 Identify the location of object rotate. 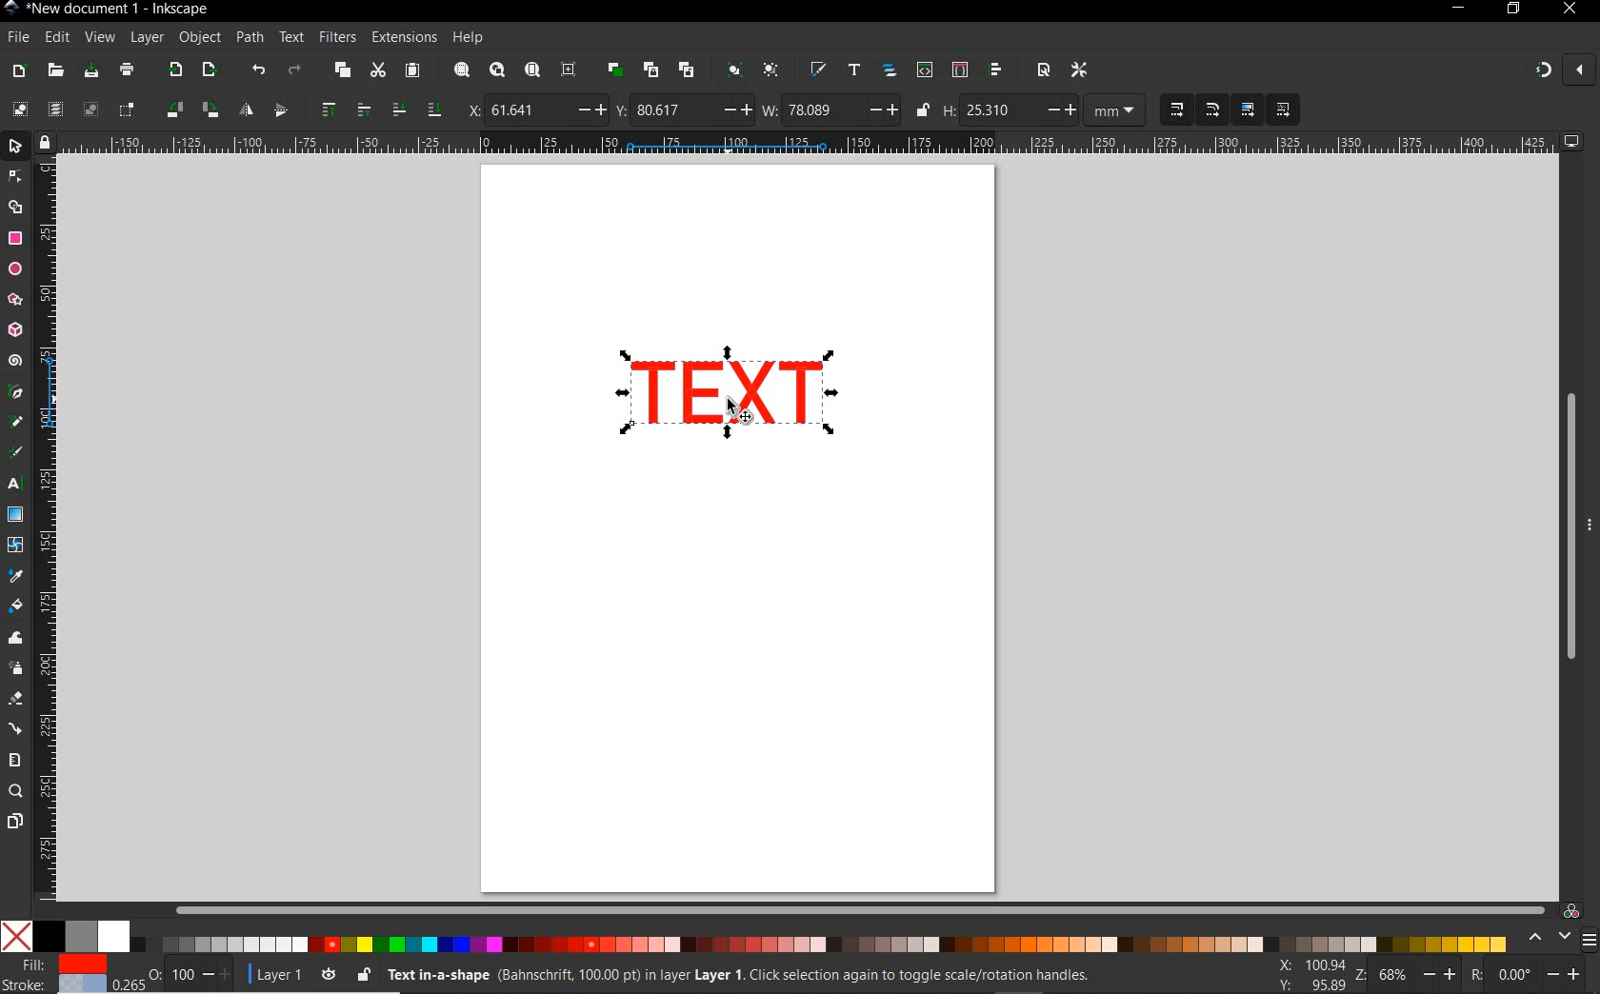
(190, 110).